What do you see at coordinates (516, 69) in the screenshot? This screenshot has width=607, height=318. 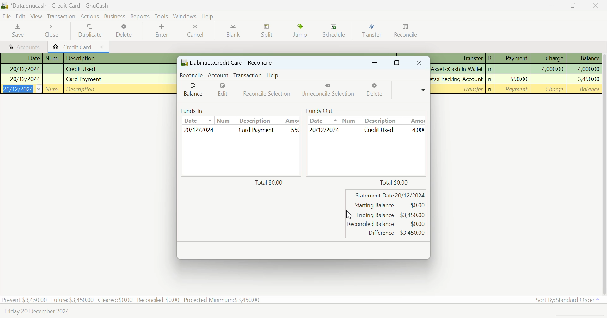 I see `Credit Used` at bounding box center [516, 69].